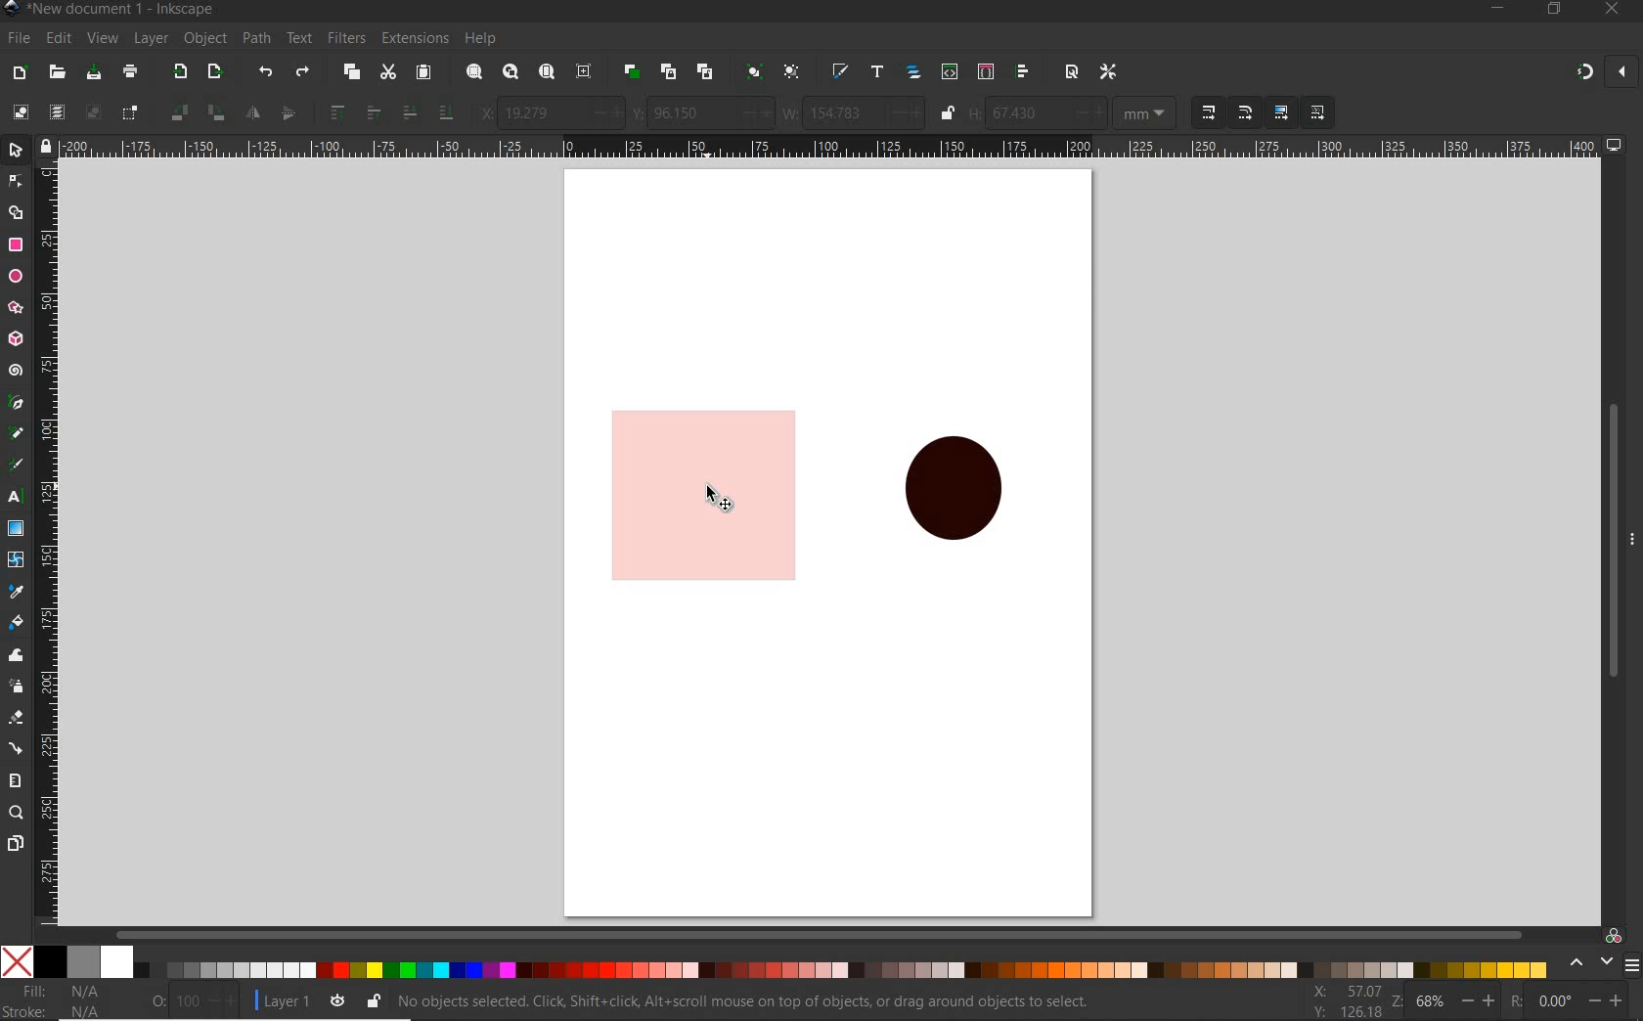 The height and width of the screenshot is (1021, 1643). What do you see at coordinates (1075, 113) in the screenshot?
I see `height of selection` at bounding box center [1075, 113].